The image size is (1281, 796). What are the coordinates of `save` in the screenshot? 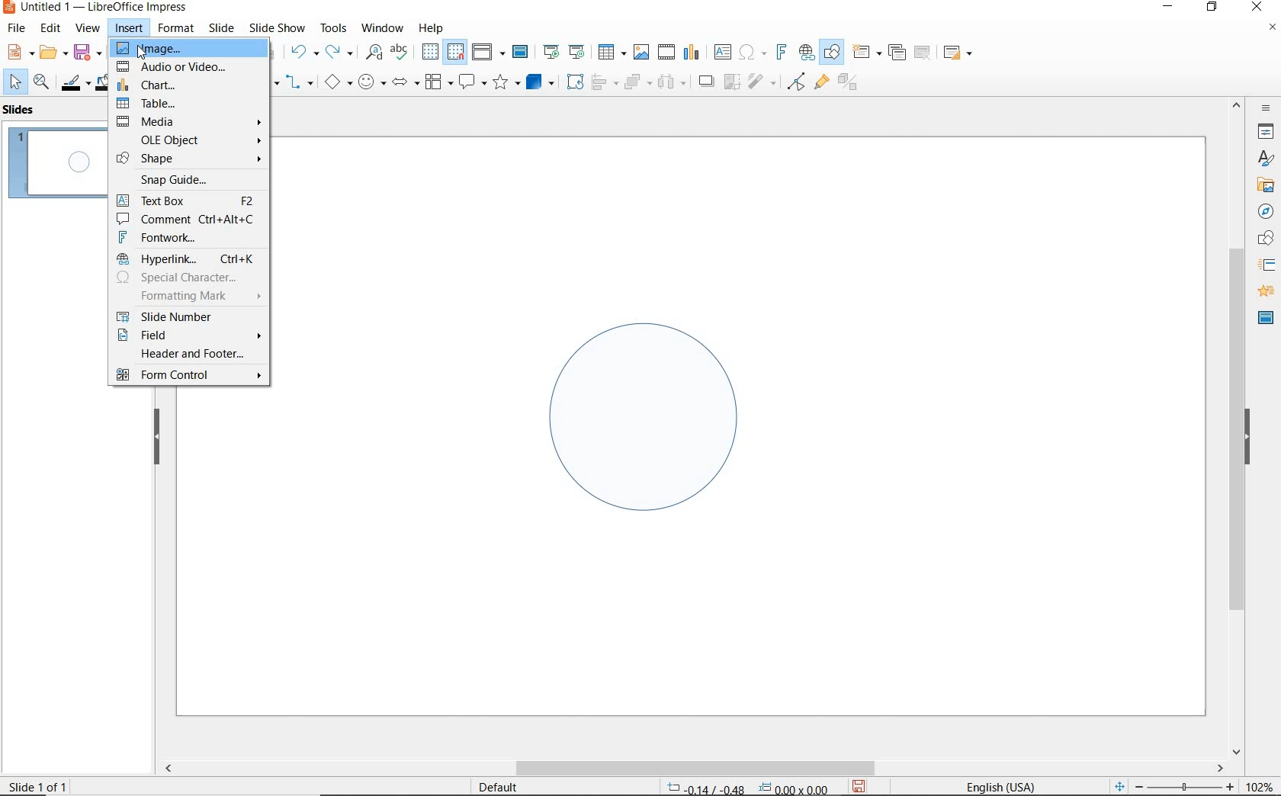 It's located at (88, 51).